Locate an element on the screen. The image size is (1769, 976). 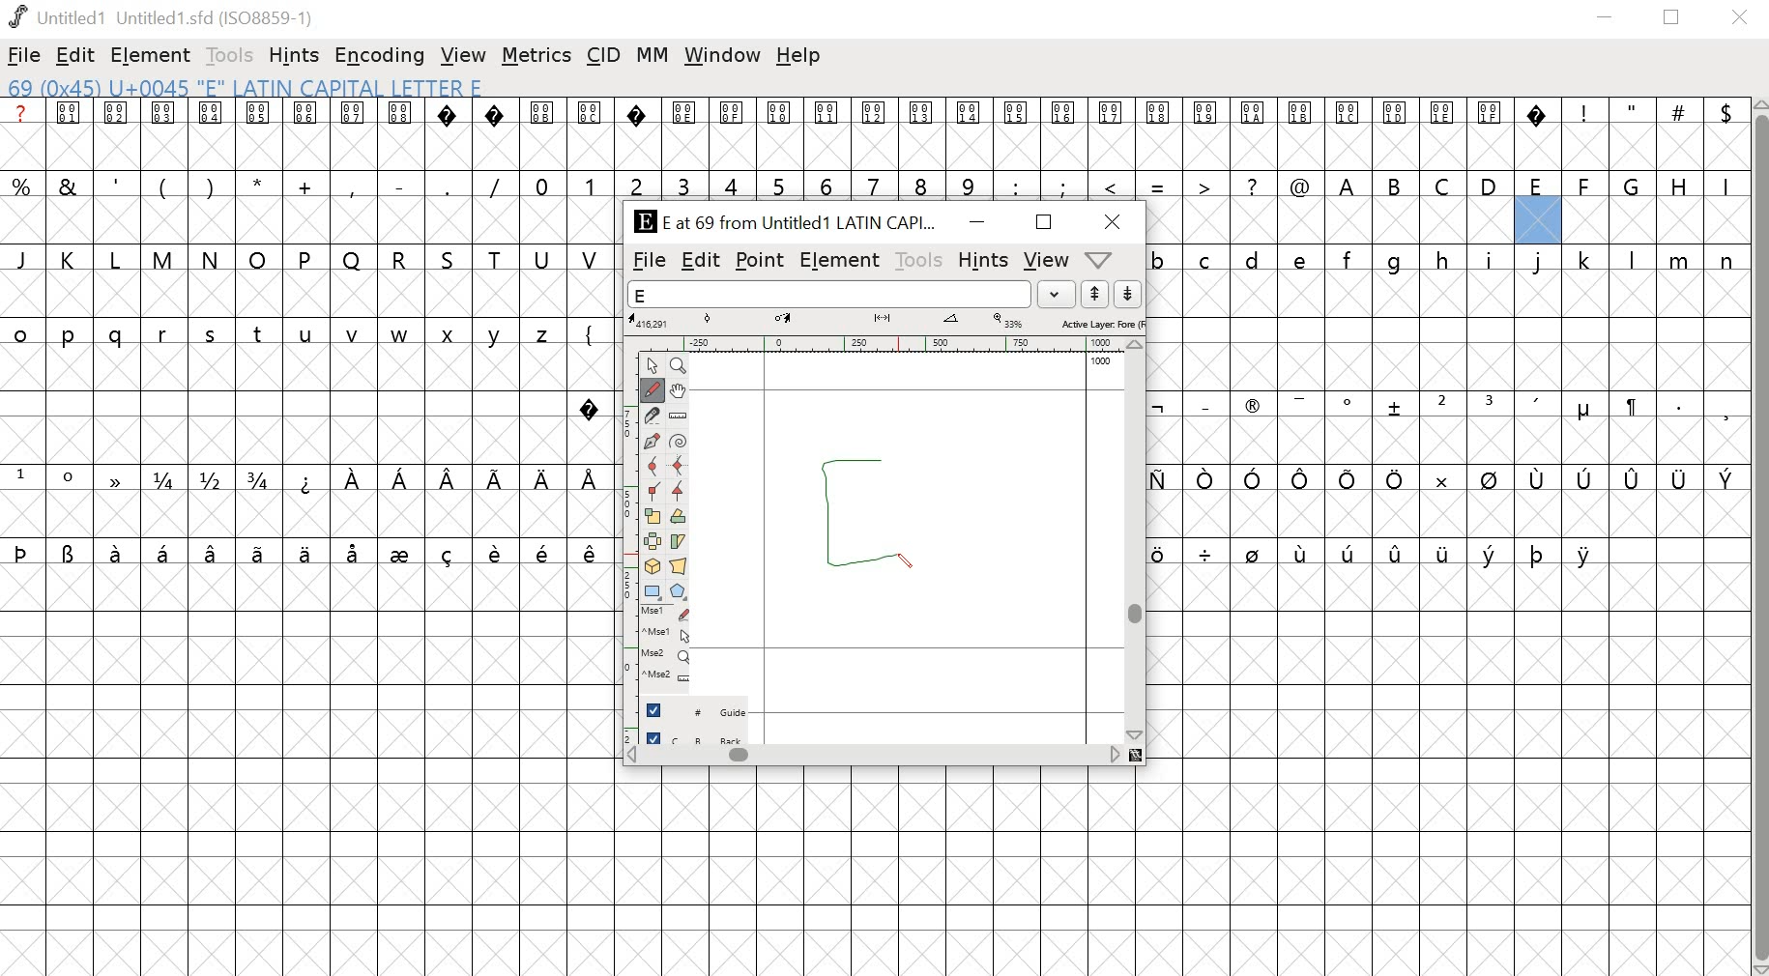
Untitled1 Untitled 1.sfd (IS08859-1) is located at coordinates (162, 17).